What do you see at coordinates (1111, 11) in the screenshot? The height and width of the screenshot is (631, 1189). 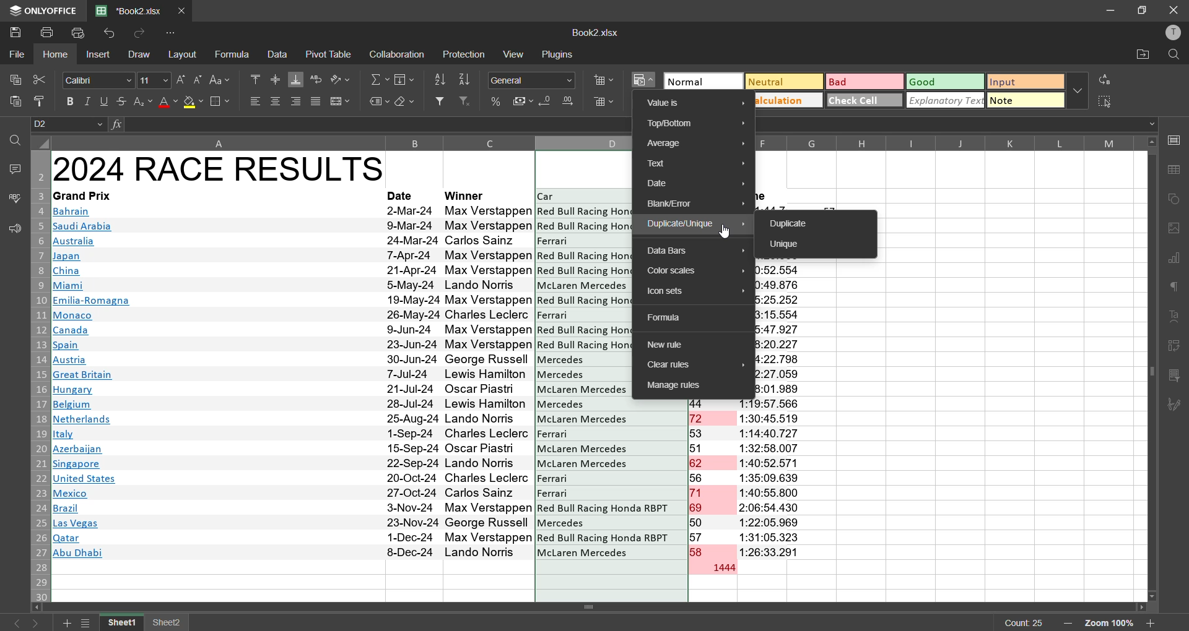 I see `minimize` at bounding box center [1111, 11].